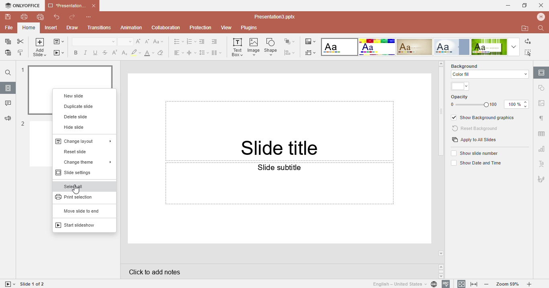 The width and height of the screenshot is (549, 288). Describe the element at coordinates (8, 104) in the screenshot. I see `Comments` at that location.